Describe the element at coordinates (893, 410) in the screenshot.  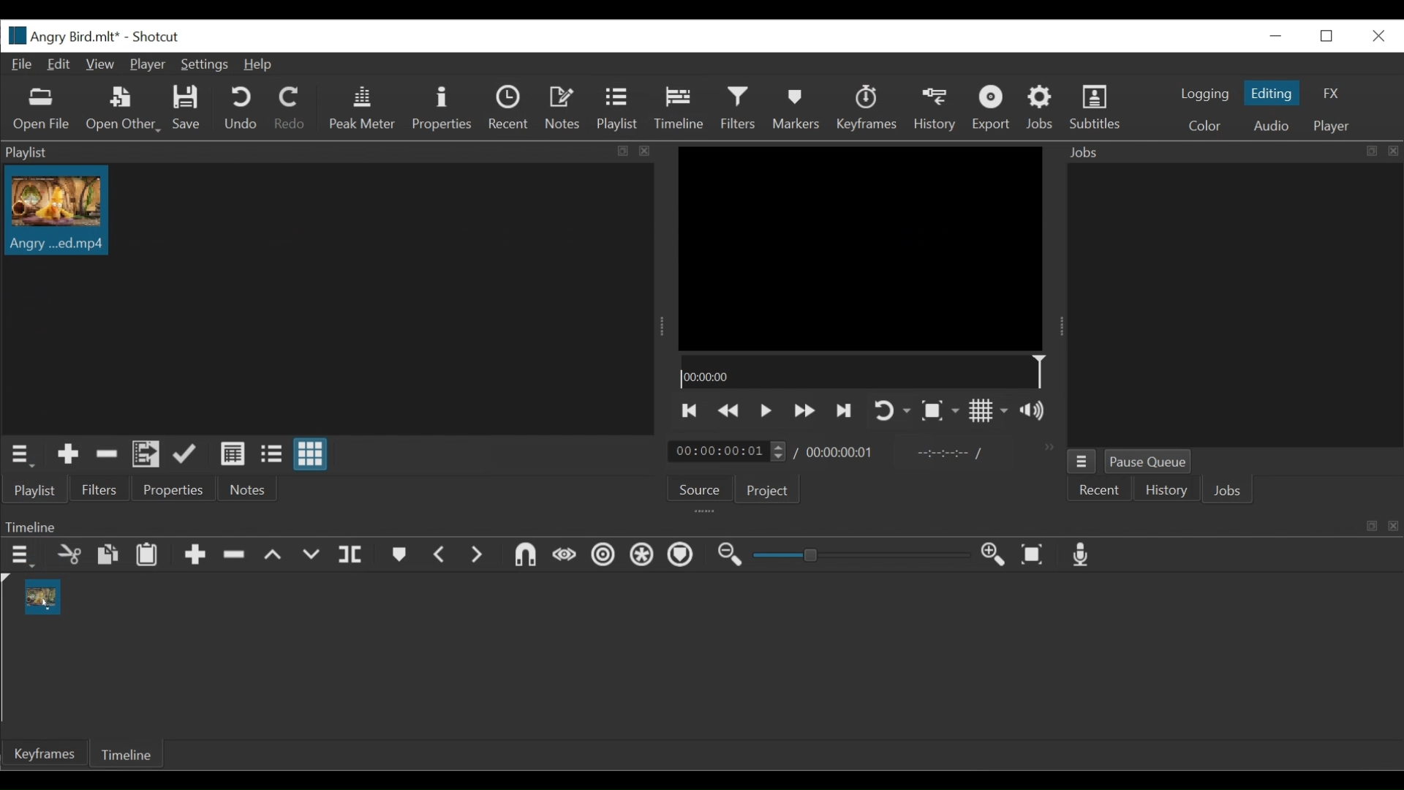
I see `Toggle player looping` at that location.